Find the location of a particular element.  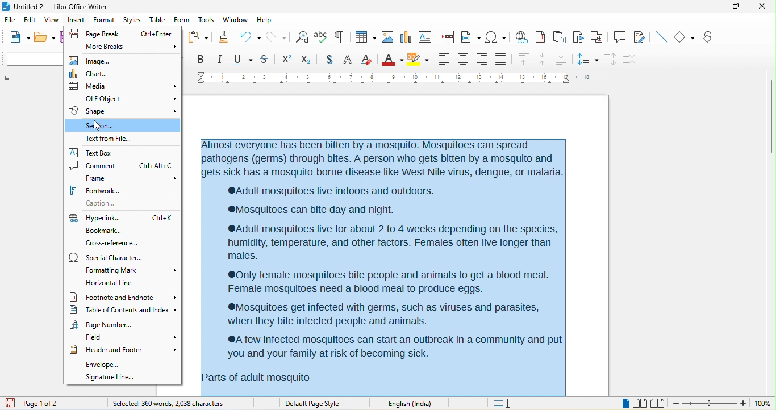

ruler is located at coordinates (407, 78).